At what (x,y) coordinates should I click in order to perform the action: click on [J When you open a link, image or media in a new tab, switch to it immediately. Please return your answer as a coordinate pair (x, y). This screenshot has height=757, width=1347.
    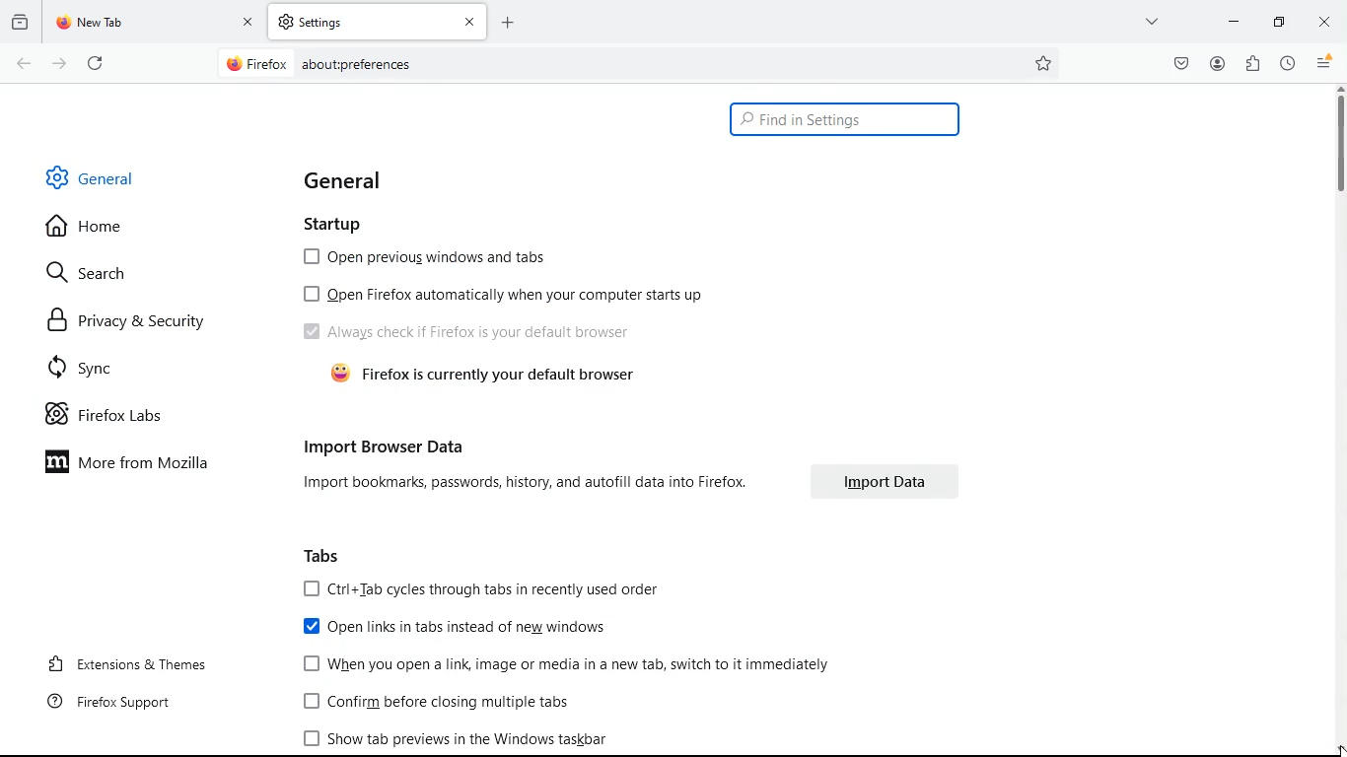
    Looking at the image, I should click on (565, 664).